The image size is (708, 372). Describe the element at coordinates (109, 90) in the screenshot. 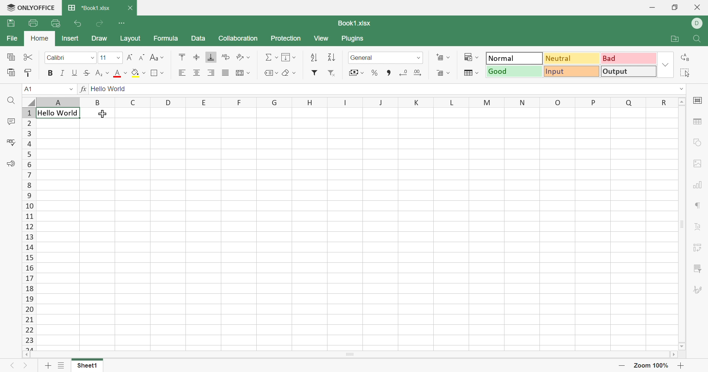

I see `Hello world` at that location.